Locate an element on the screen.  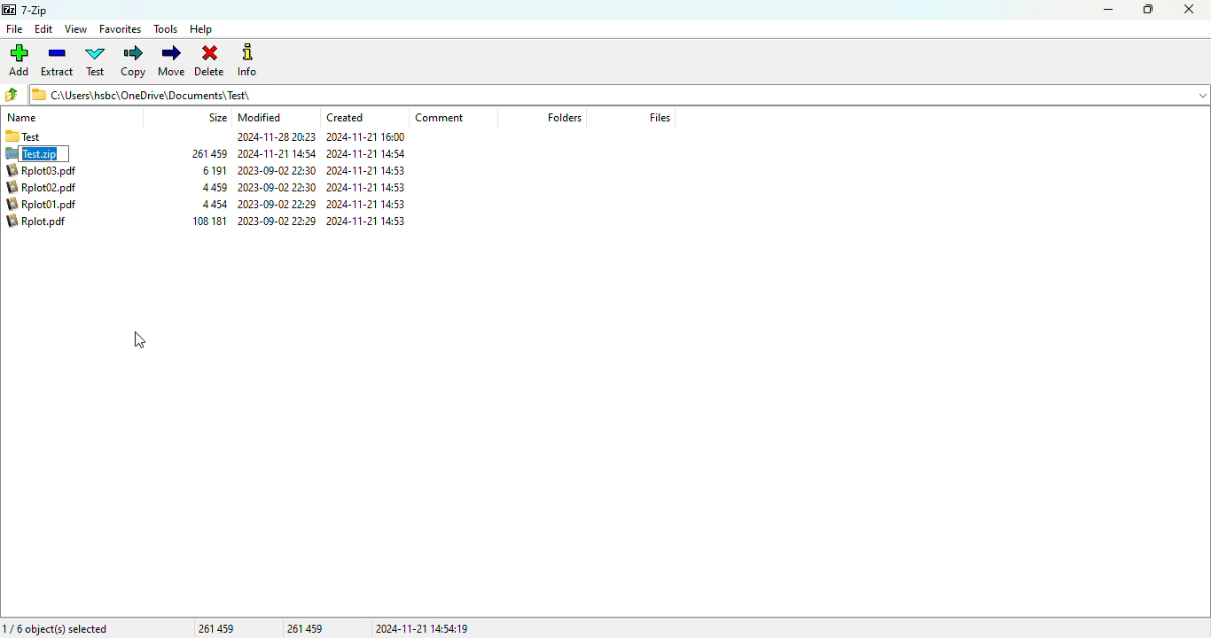
2024-11-21 14:54 is located at coordinates (369, 152).